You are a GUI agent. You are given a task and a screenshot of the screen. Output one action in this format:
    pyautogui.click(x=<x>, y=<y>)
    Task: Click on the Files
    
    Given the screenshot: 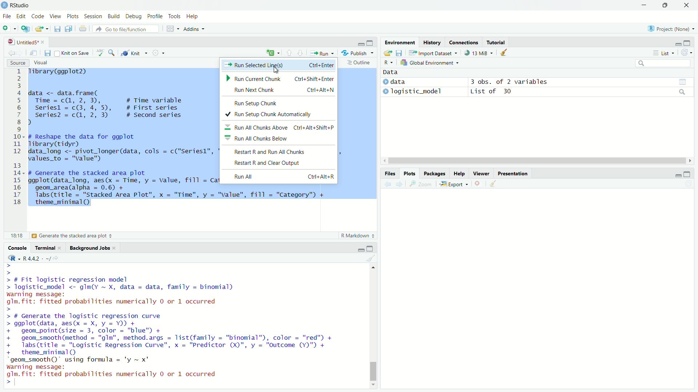 What is the action you would take?
    pyautogui.click(x=388, y=173)
    